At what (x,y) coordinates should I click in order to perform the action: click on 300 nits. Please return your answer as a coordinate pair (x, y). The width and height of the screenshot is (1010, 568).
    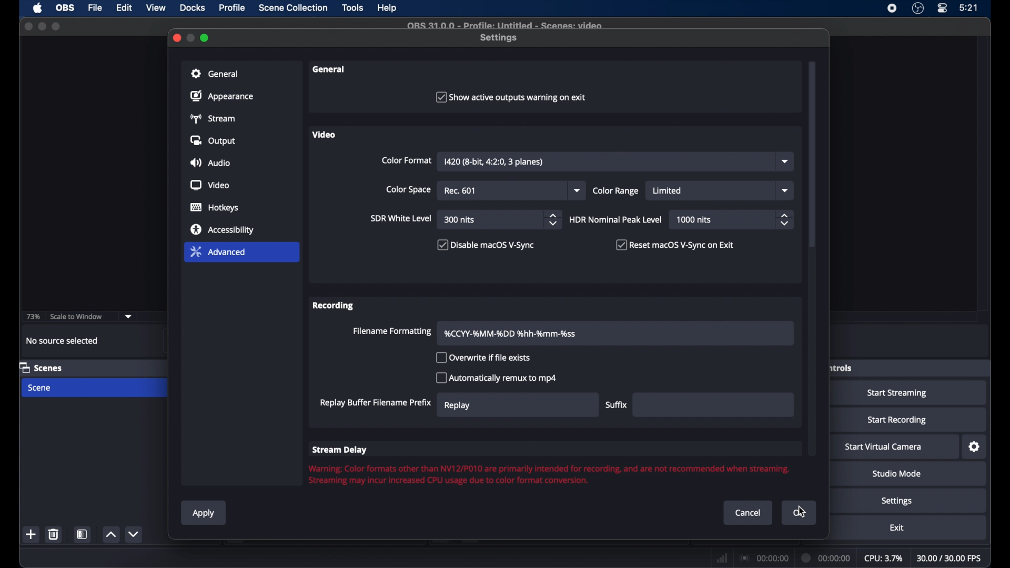
    Looking at the image, I should click on (460, 220).